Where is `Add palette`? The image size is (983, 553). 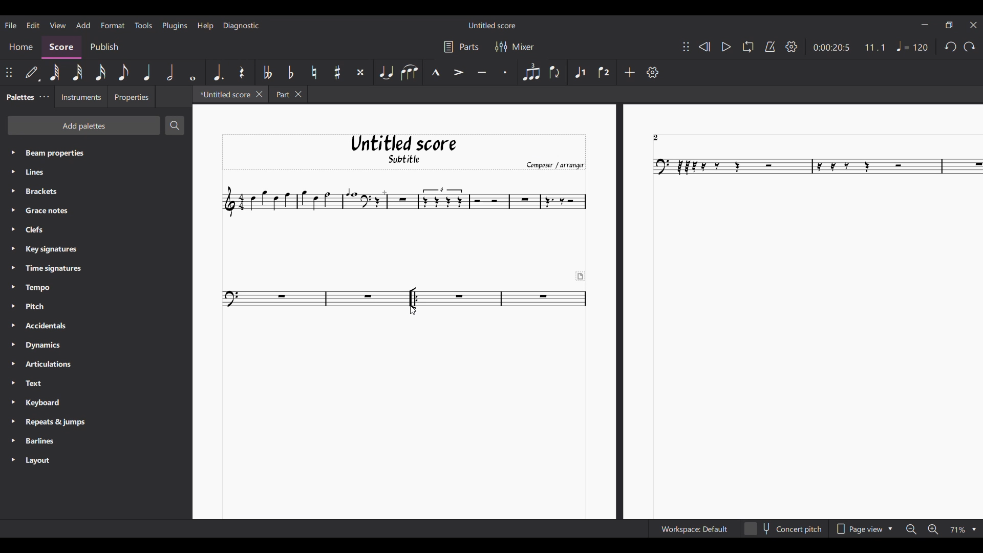
Add palette is located at coordinates (84, 125).